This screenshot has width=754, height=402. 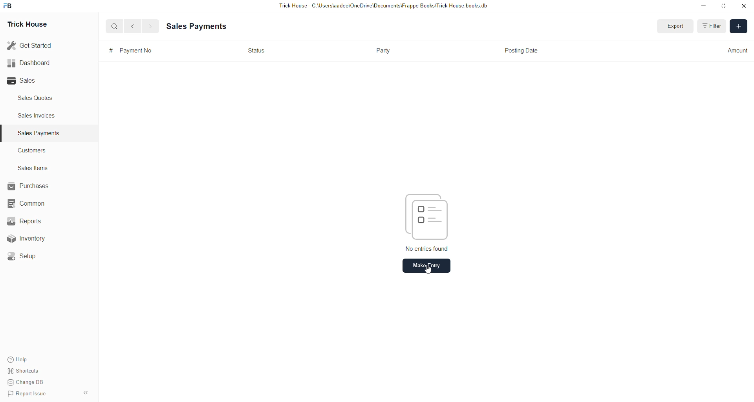 What do you see at coordinates (36, 98) in the screenshot?
I see `Sales Quotes.` at bounding box center [36, 98].